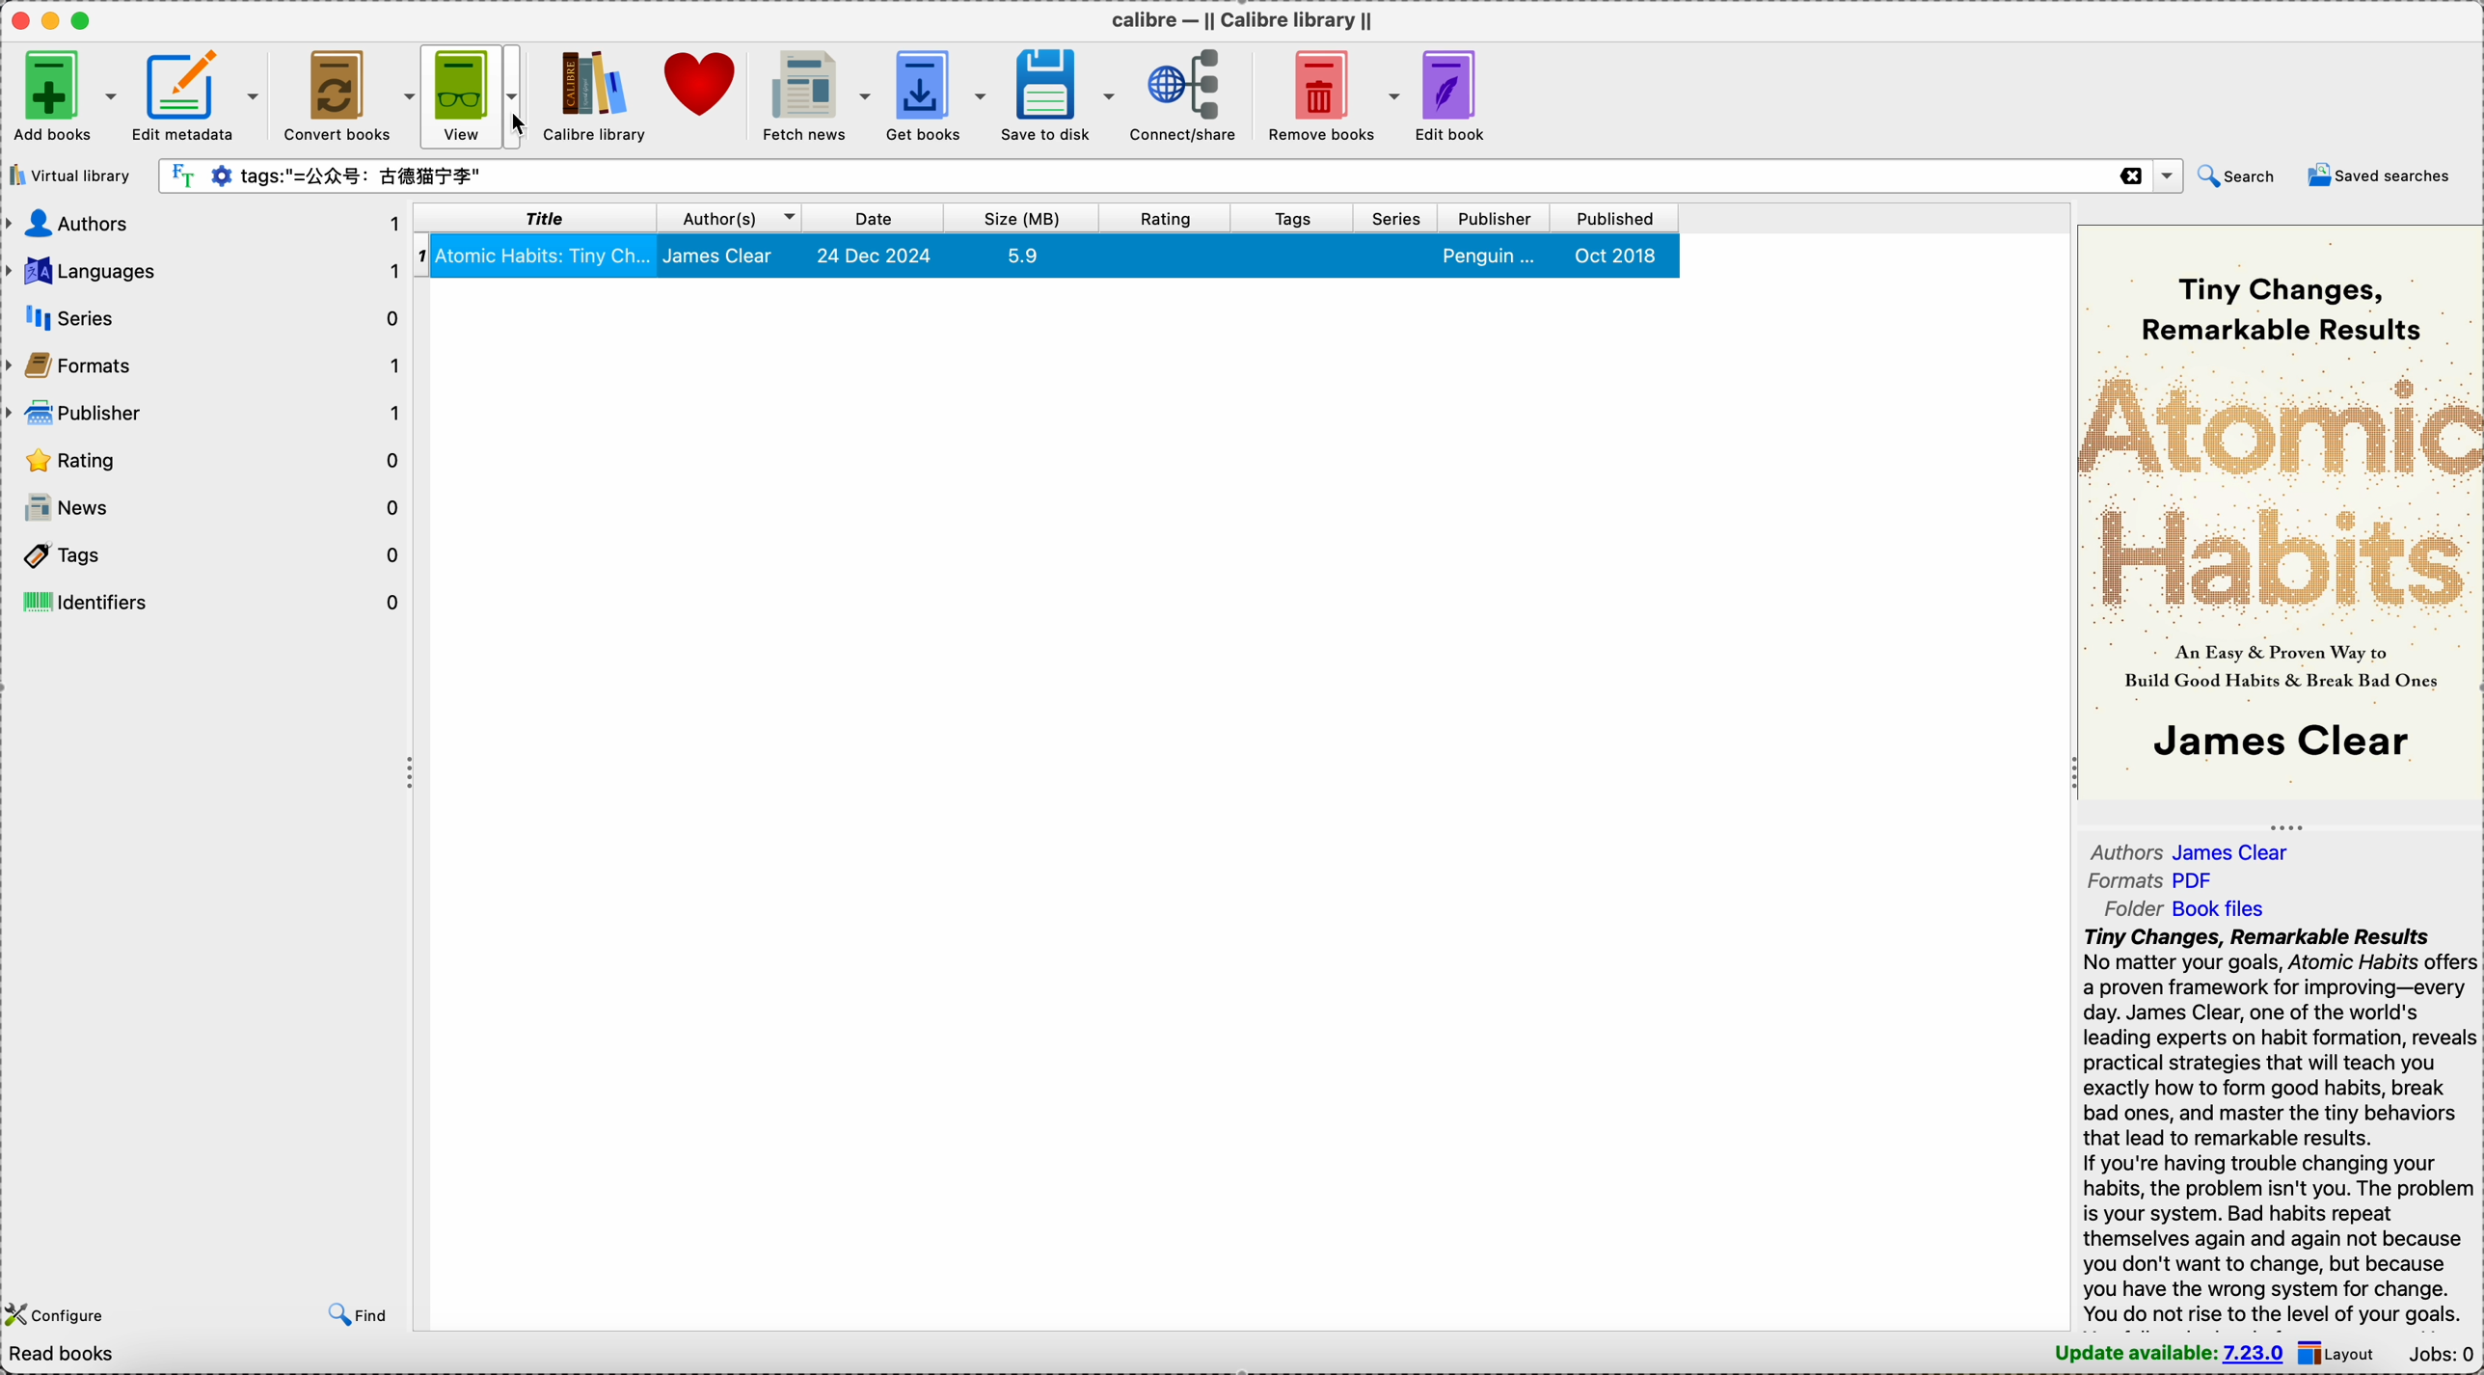  I want to click on search, so click(2236, 175).